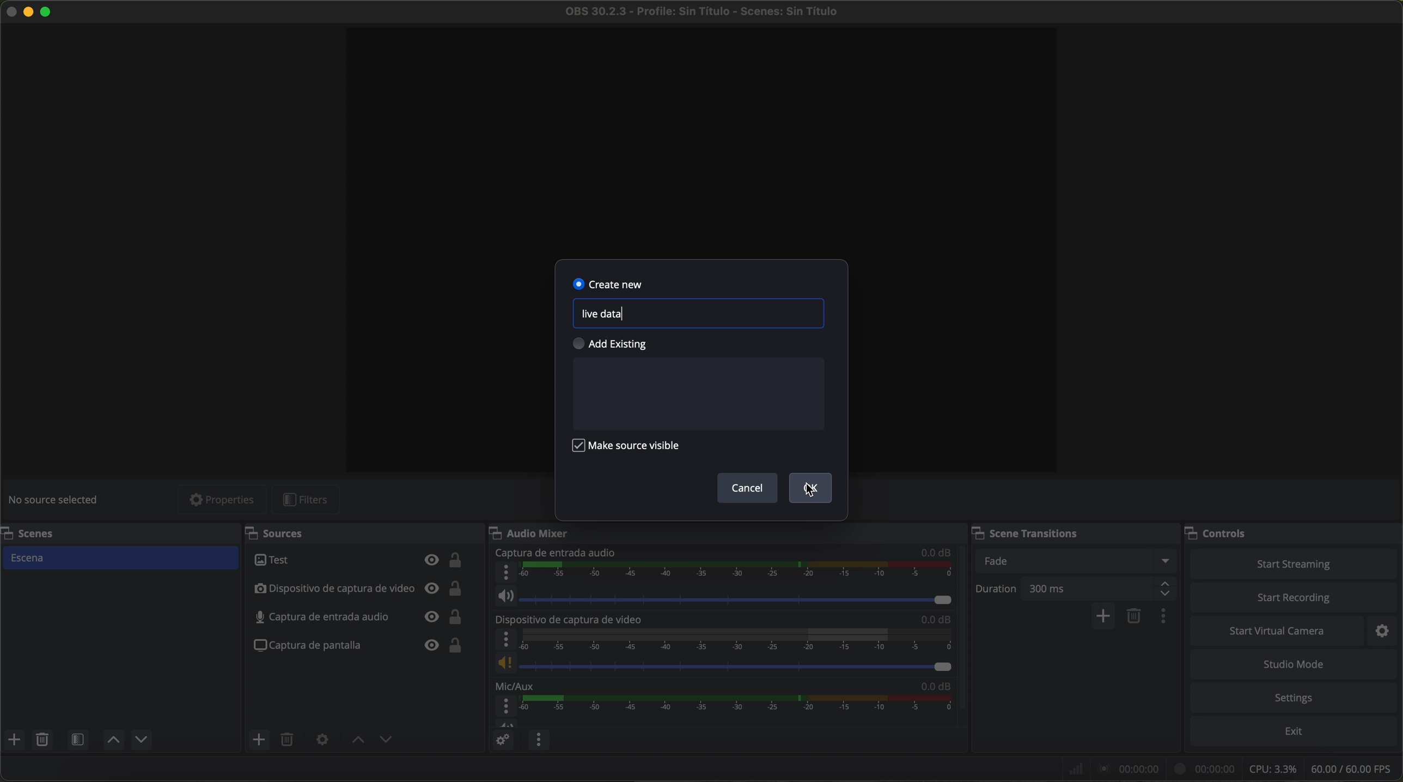  Describe the element at coordinates (698, 393) in the screenshot. I see `space to text` at that location.